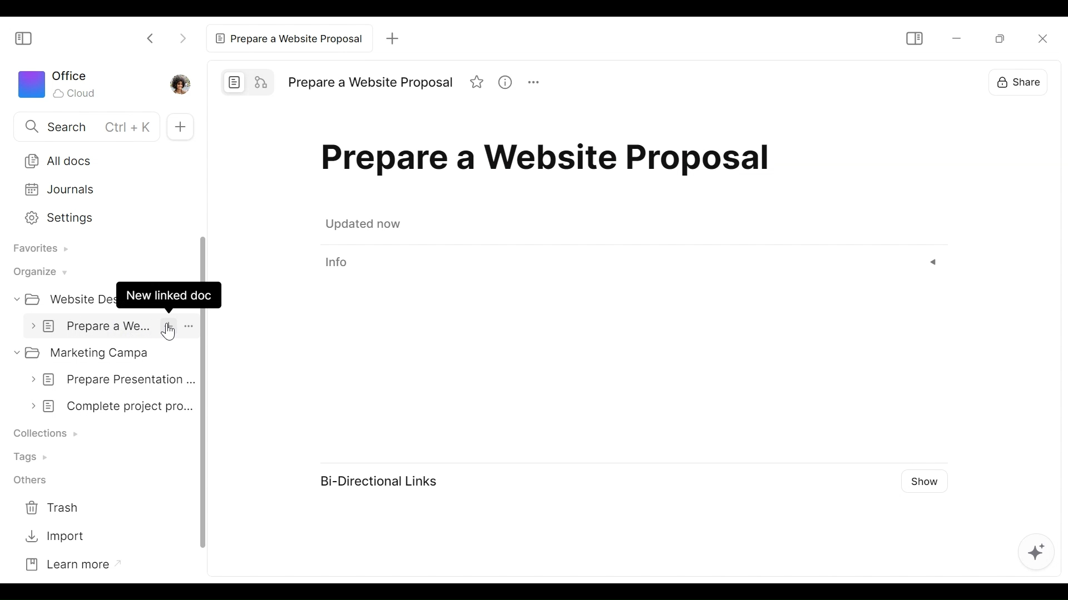 Image resolution: width=1068 pixels, height=600 pixels. What do you see at coordinates (37, 251) in the screenshot?
I see `Favorites` at bounding box center [37, 251].